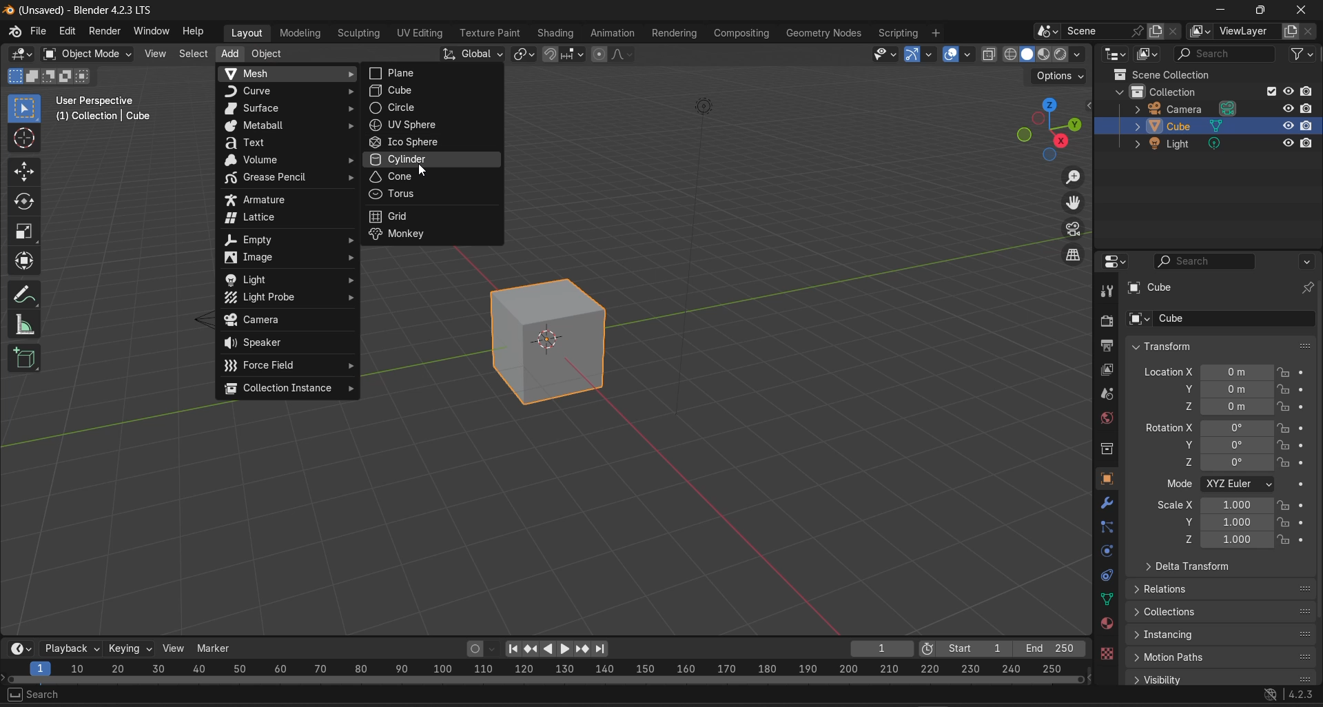 This screenshot has height=707, width=1323. I want to click on monkey, so click(431, 236).